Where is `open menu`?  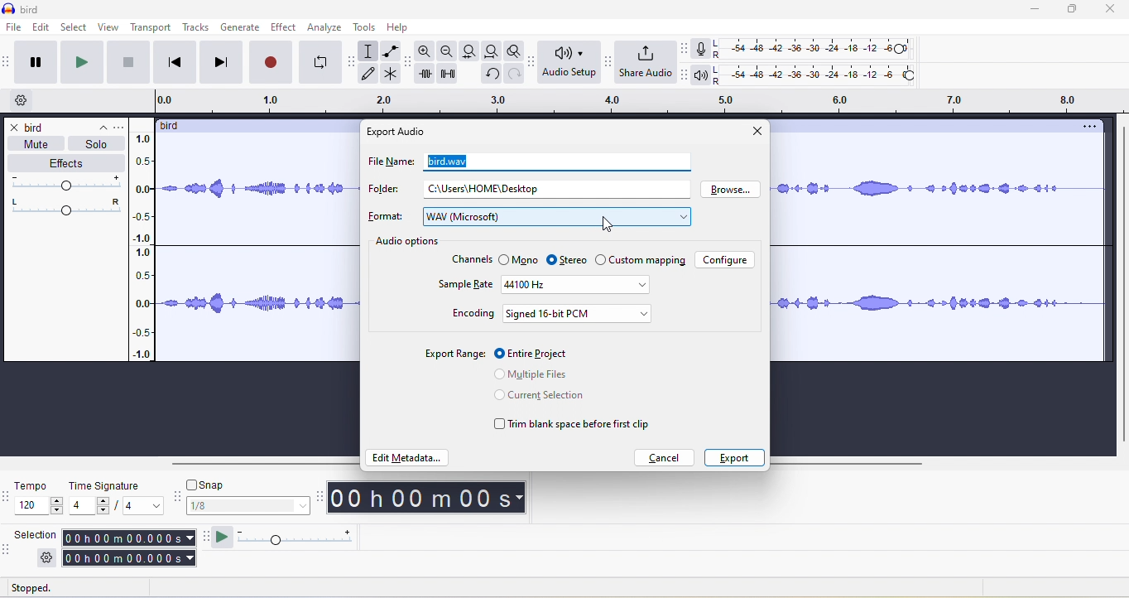 open menu is located at coordinates (123, 126).